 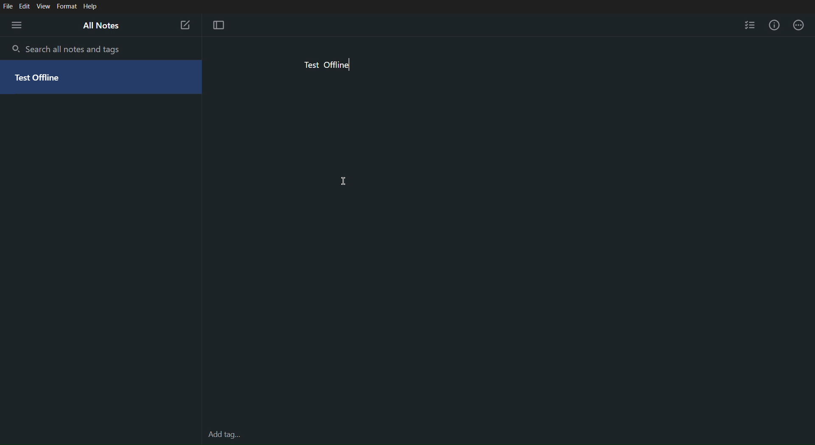 I want to click on Menu, so click(x=15, y=24).